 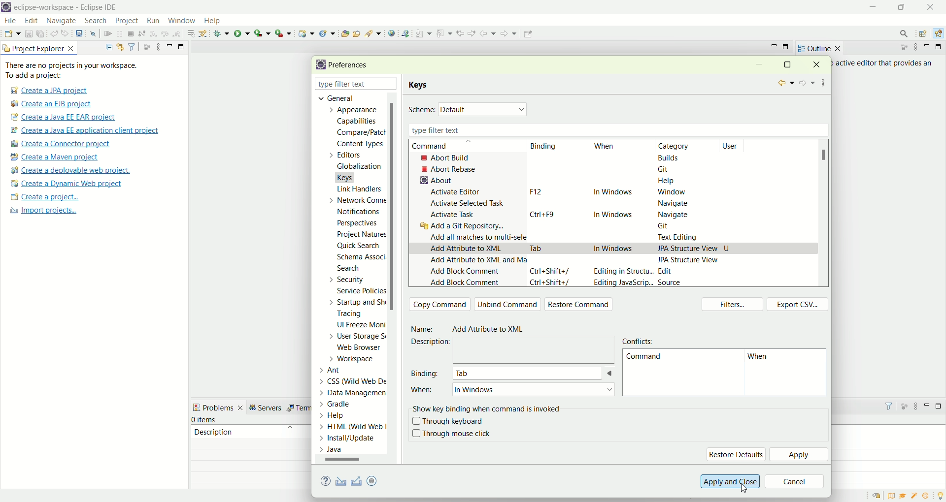 I want to click on startup and shutdown, so click(x=359, y=302).